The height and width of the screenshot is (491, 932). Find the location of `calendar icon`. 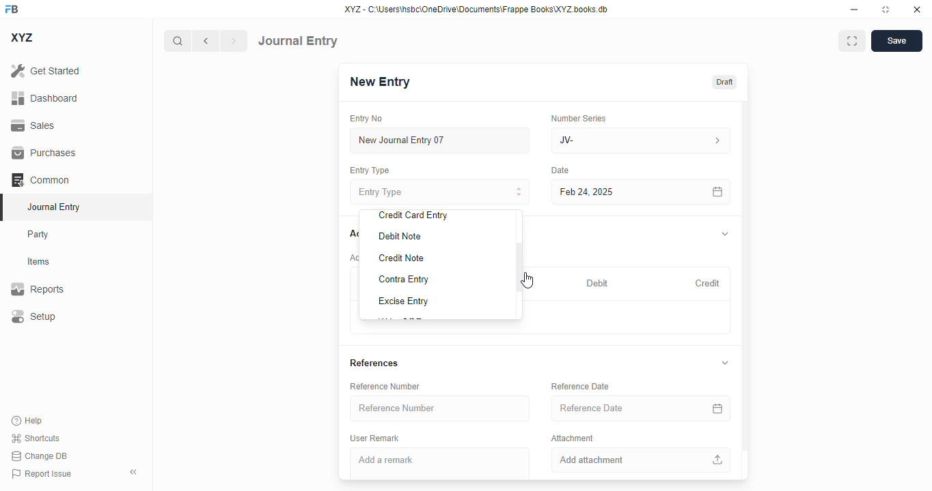

calendar icon is located at coordinates (717, 408).